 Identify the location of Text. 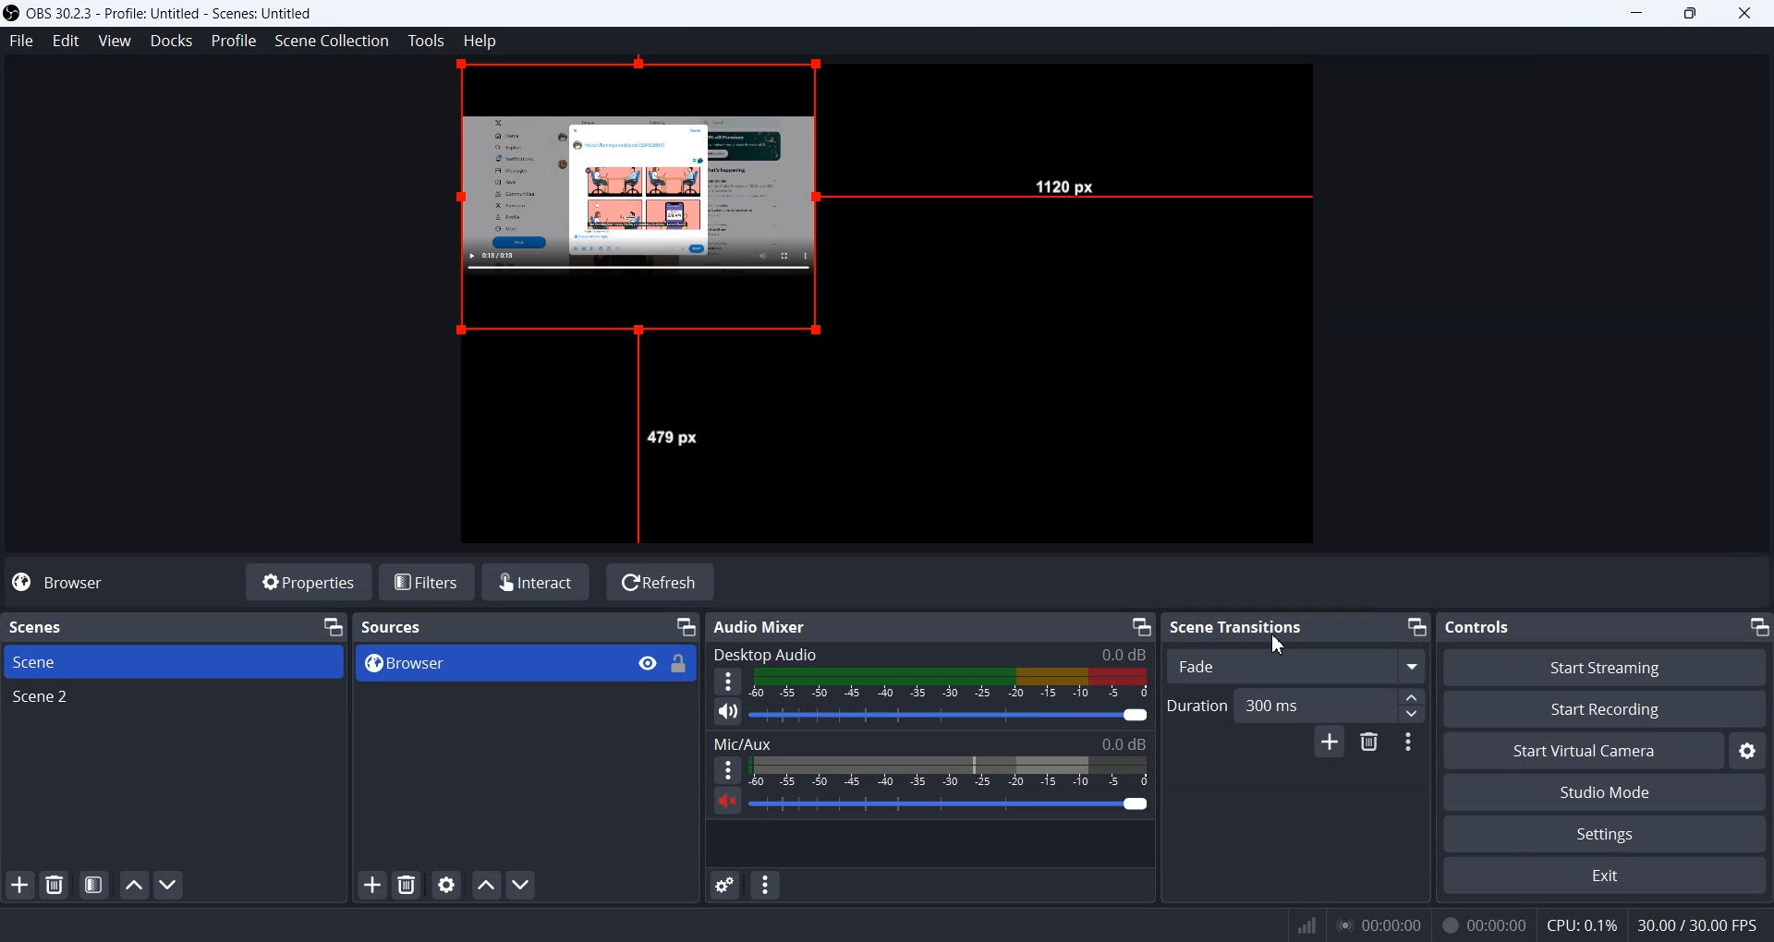
(412, 626).